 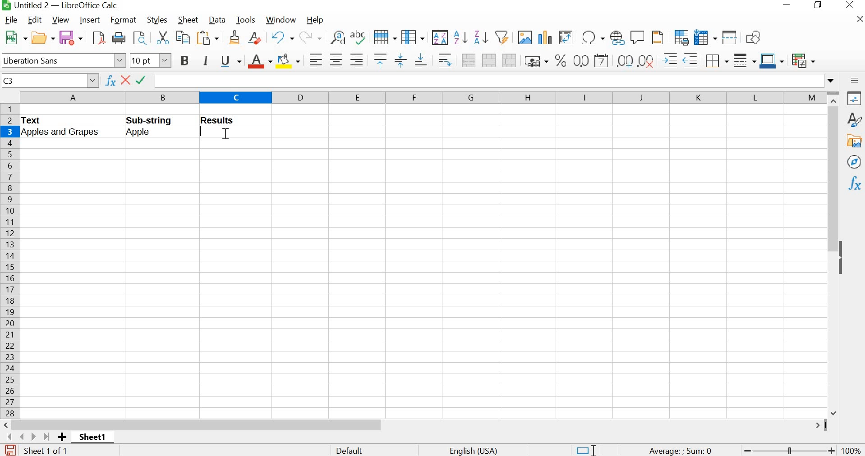 I want to click on format as date, so click(x=602, y=60).